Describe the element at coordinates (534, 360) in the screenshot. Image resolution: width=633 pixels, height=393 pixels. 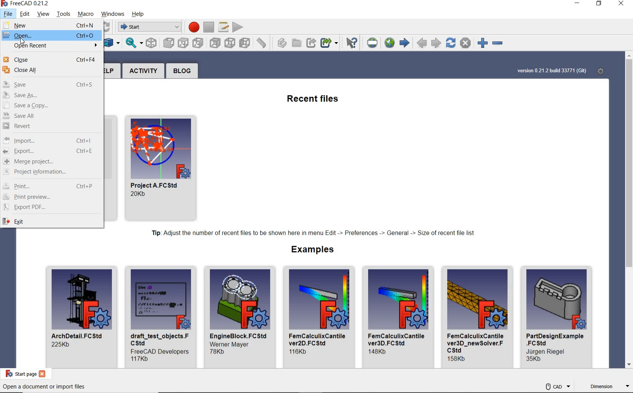
I see `size` at that location.